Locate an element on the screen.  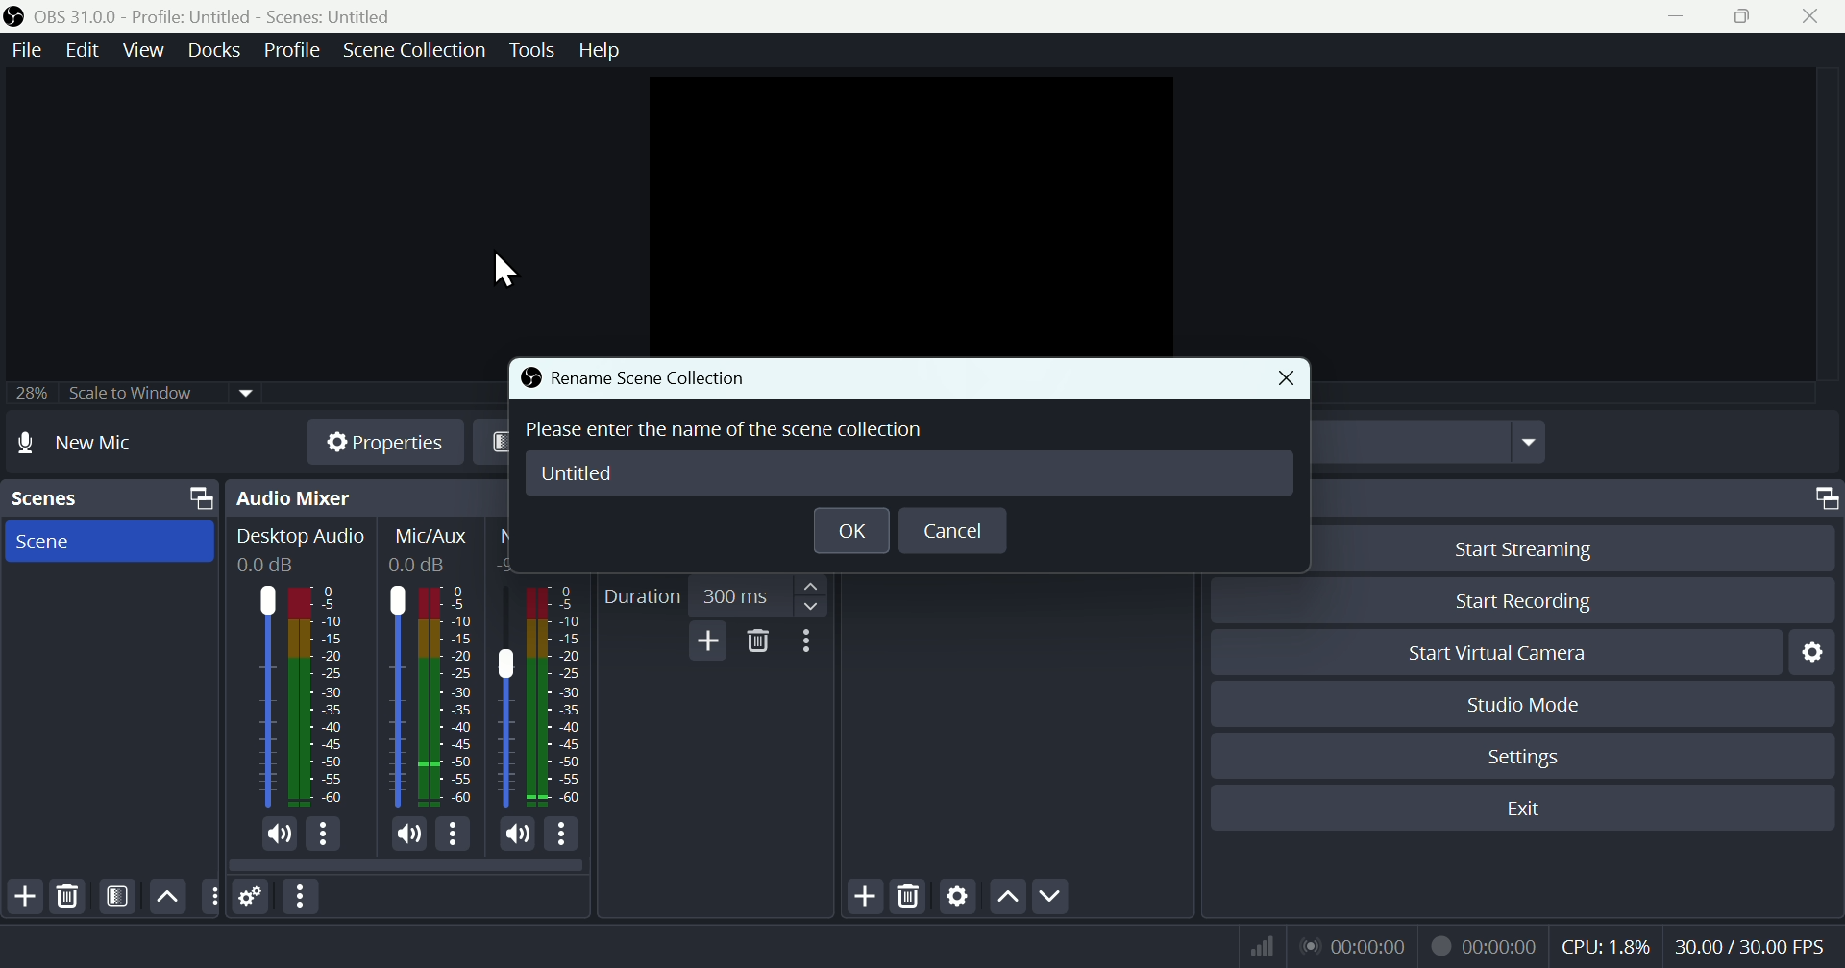
Tools is located at coordinates (533, 54).